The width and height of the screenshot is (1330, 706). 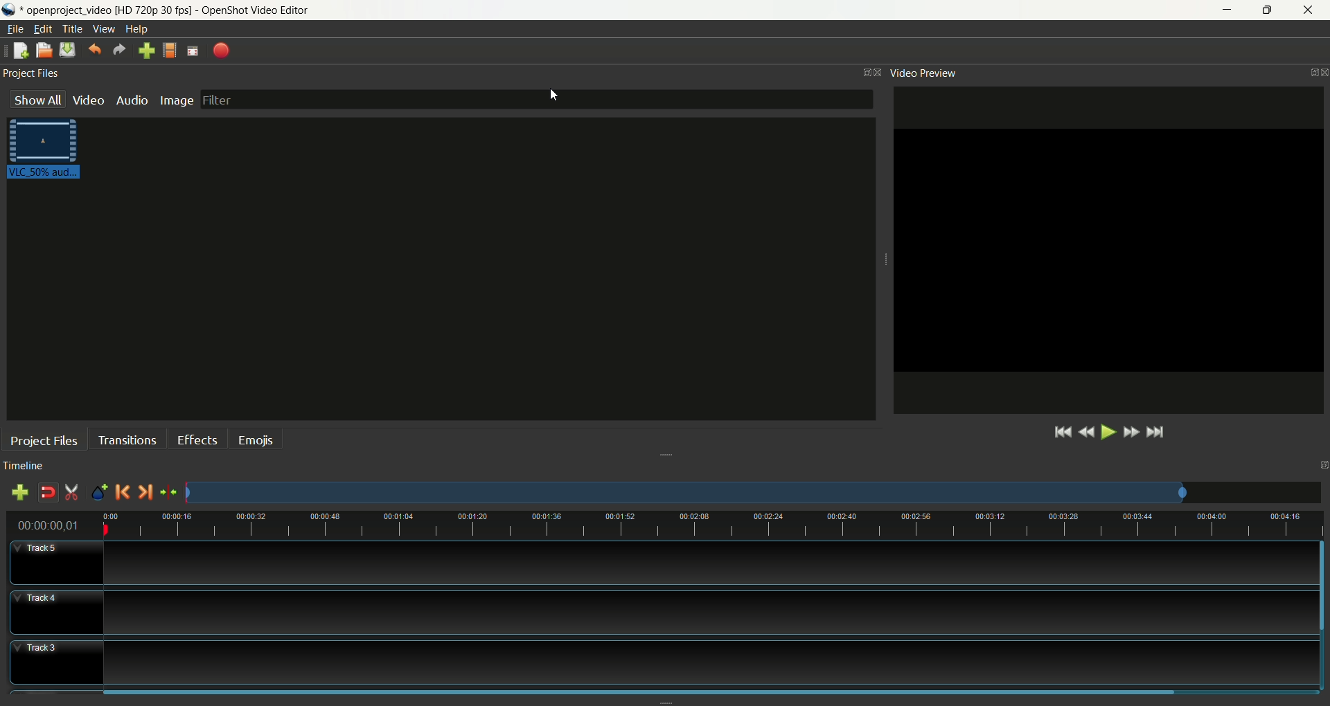 What do you see at coordinates (72, 28) in the screenshot?
I see `title` at bounding box center [72, 28].